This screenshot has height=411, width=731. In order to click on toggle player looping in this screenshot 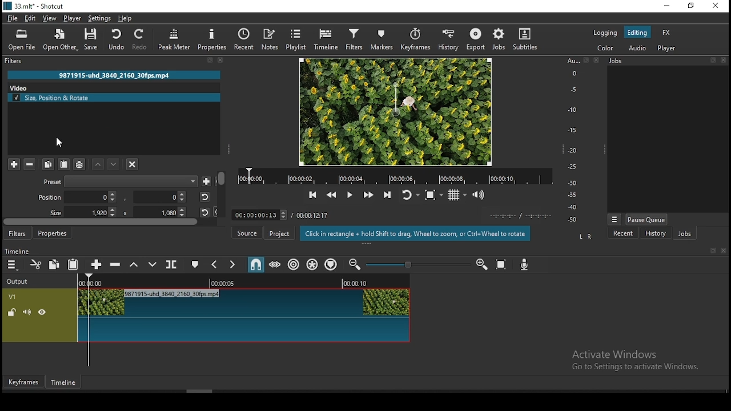, I will do `click(407, 195)`.